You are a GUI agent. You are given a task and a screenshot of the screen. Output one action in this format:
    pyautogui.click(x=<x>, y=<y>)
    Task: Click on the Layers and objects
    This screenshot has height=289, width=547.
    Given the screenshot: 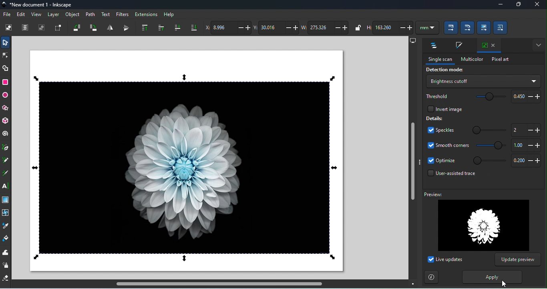 What is the action you would take?
    pyautogui.click(x=432, y=46)
    